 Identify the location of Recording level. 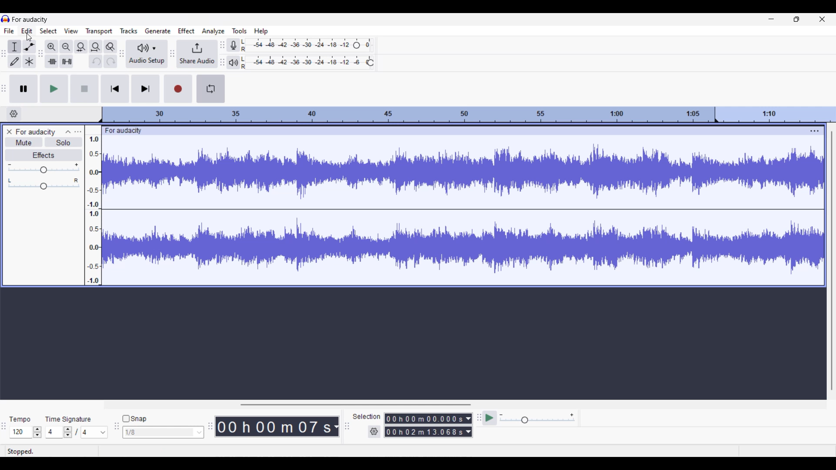
(297, 44).